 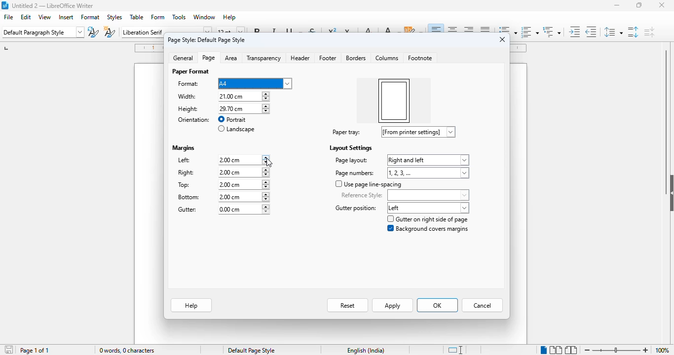 I want to click on edit, so click(x=26, y=17).